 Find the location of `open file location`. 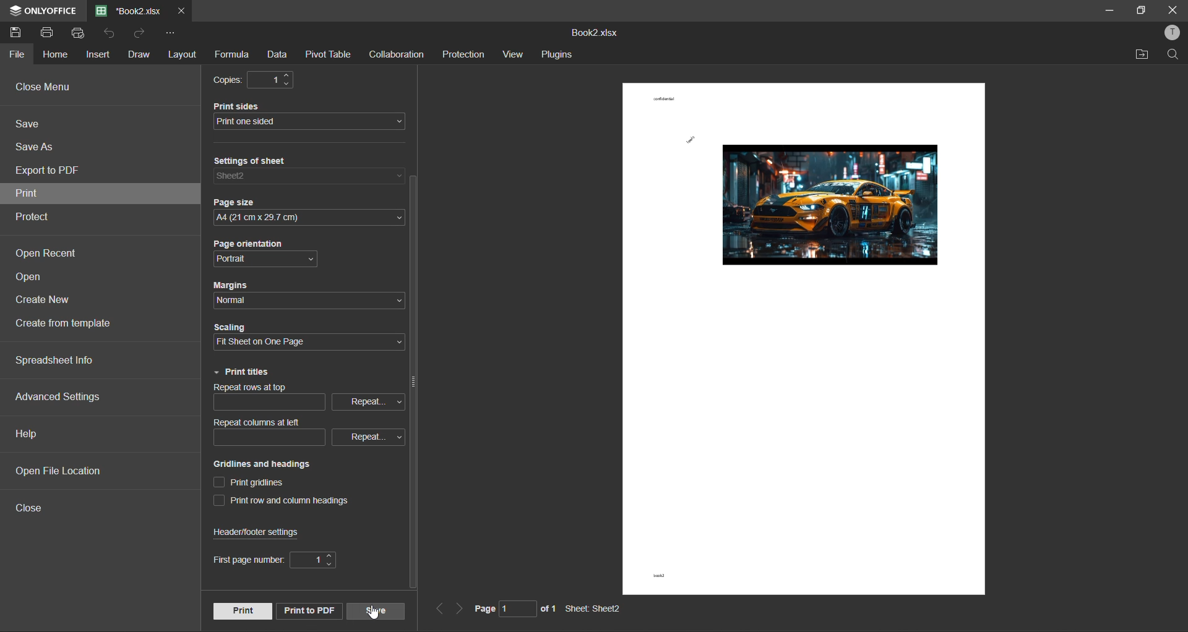

open file location is located at coordinates (54, 471).